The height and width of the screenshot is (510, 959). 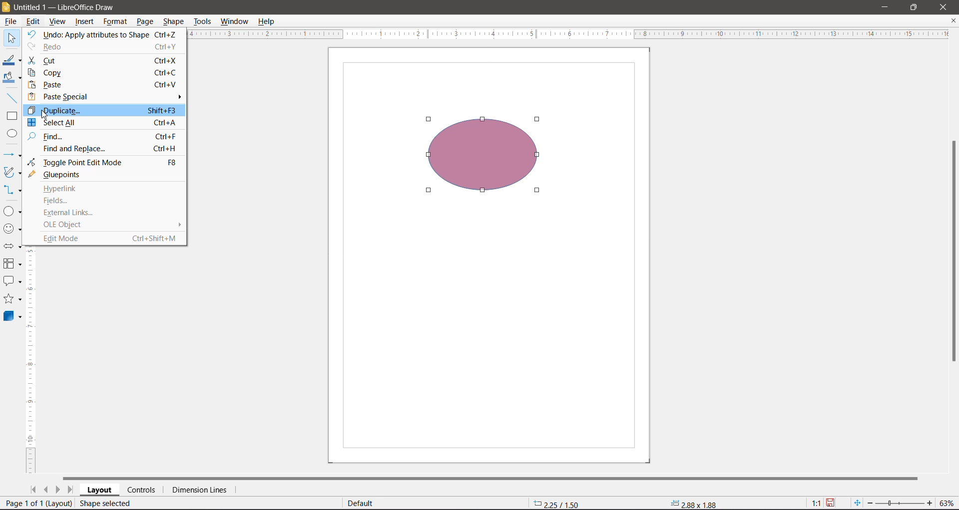 What do you see at coordinates (99, 490) in the screenshot?
I see `Layout` at bounding box center [99, 490].